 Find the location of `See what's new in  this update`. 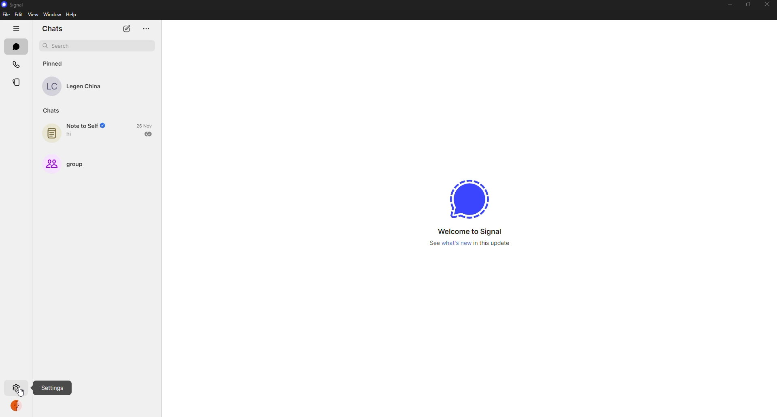

See what's new in  this update is located at coordinates (471, 244).